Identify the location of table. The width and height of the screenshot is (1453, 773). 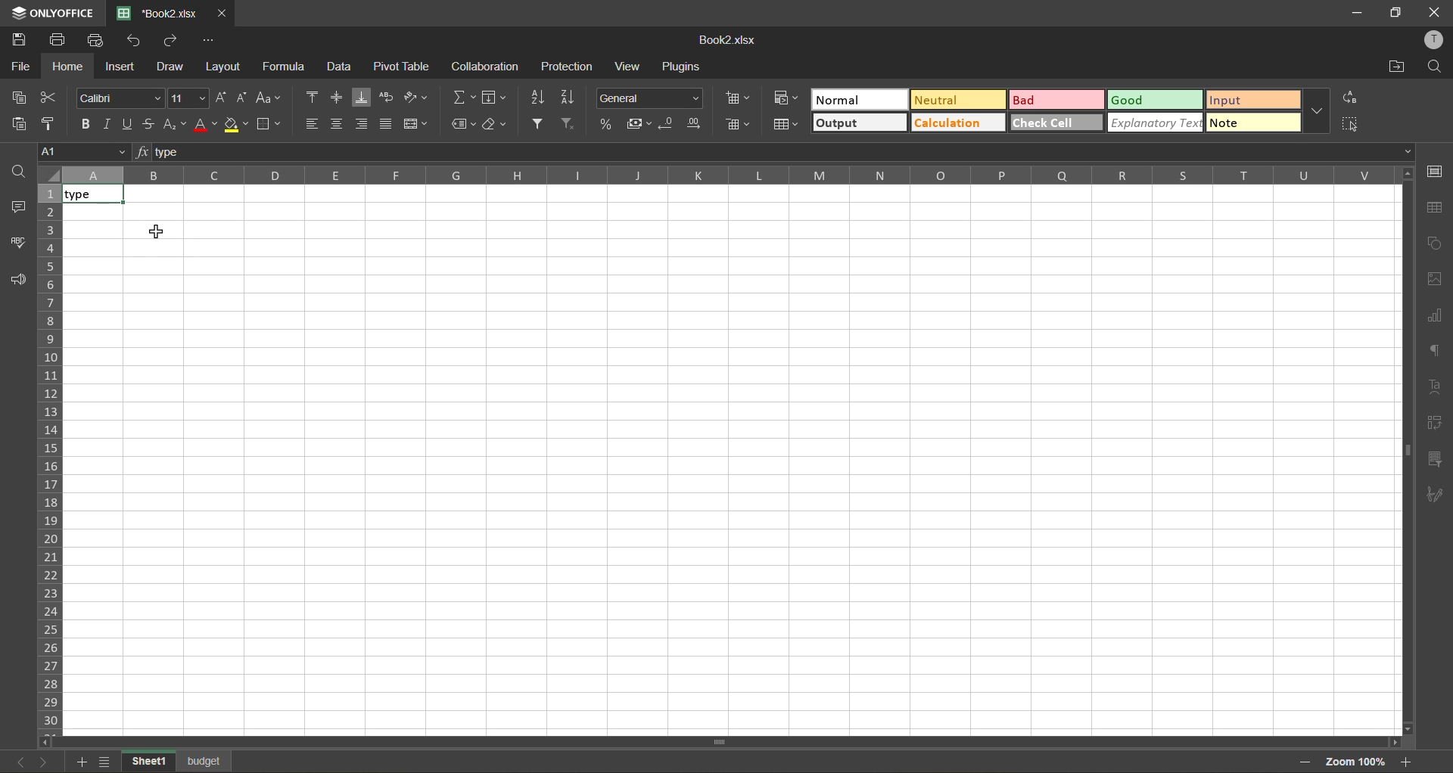
(1439, 207).